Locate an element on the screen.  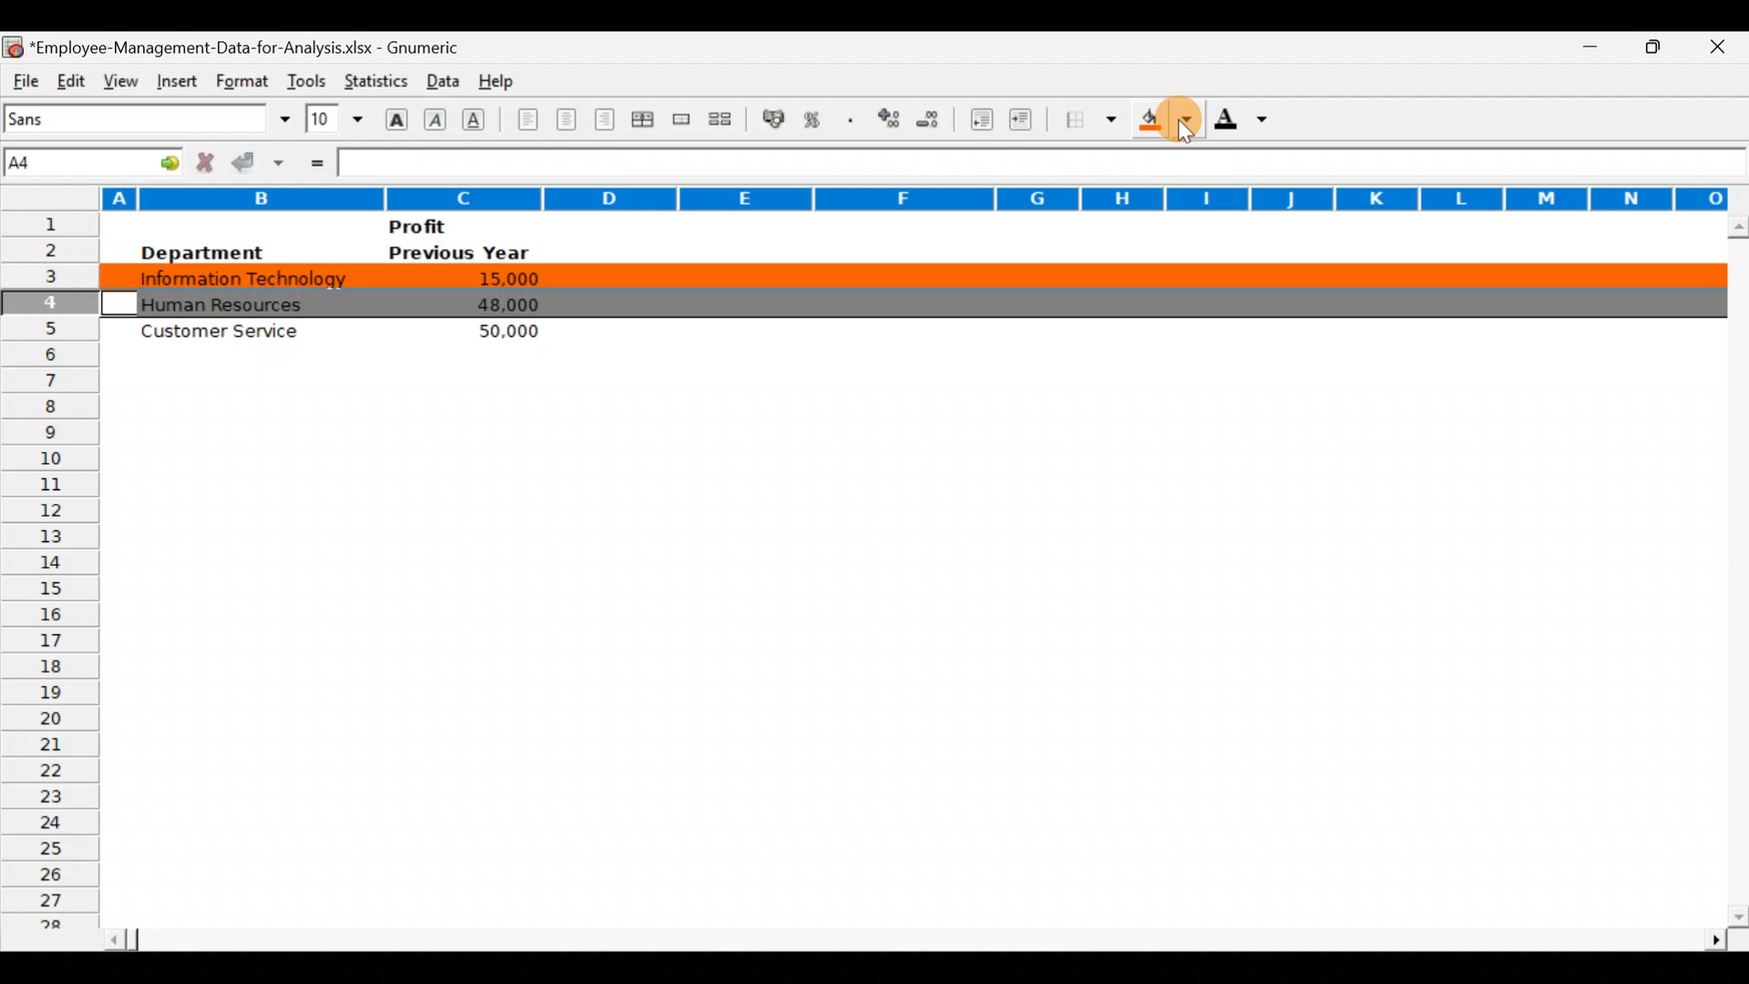
Close is located at coordinates (1723, 48).